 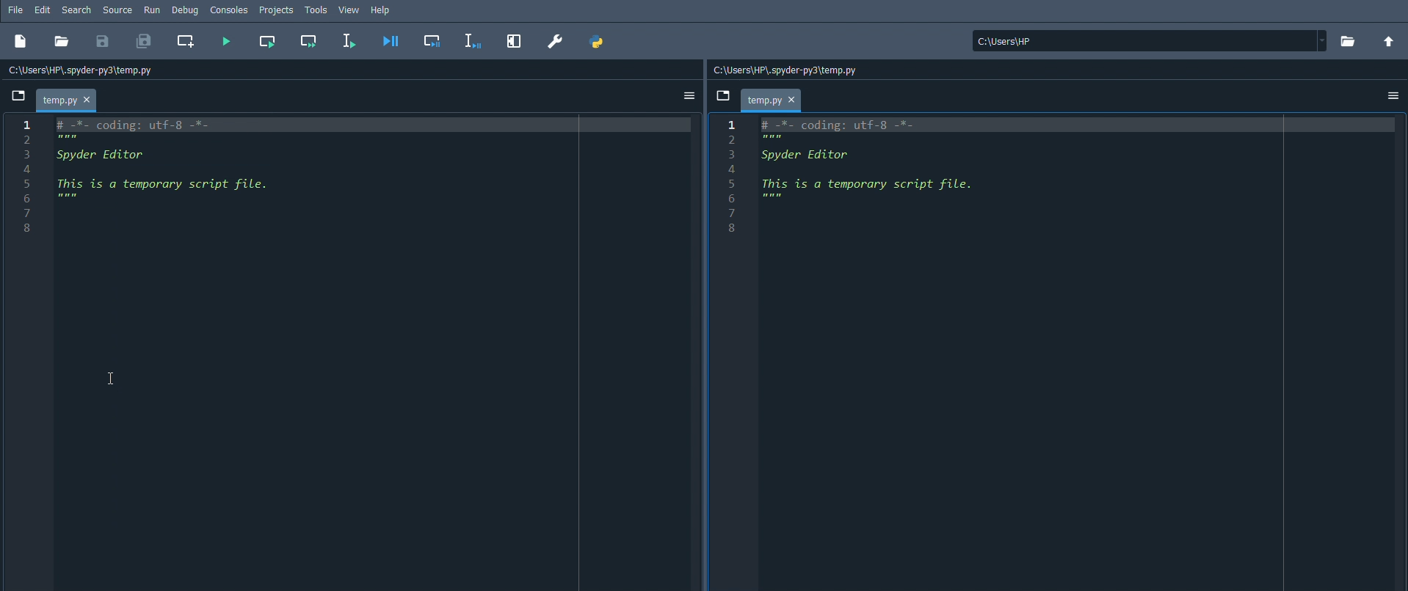 What do you see at coordinates (16, 10) in the screenshot?
I see `File` at bounding box center [16, 10].